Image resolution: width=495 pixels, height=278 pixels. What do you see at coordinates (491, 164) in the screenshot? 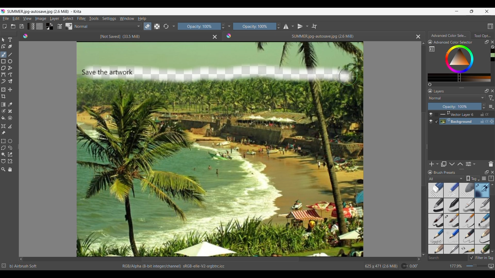
I see `Delete panel` at bounding box center [491, 164].